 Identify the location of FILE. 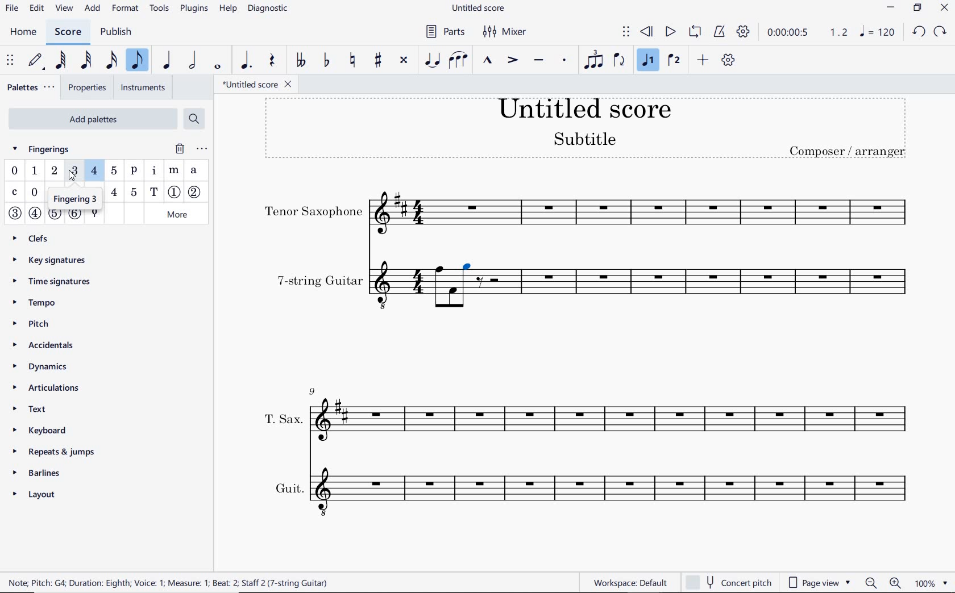
(11, 10).